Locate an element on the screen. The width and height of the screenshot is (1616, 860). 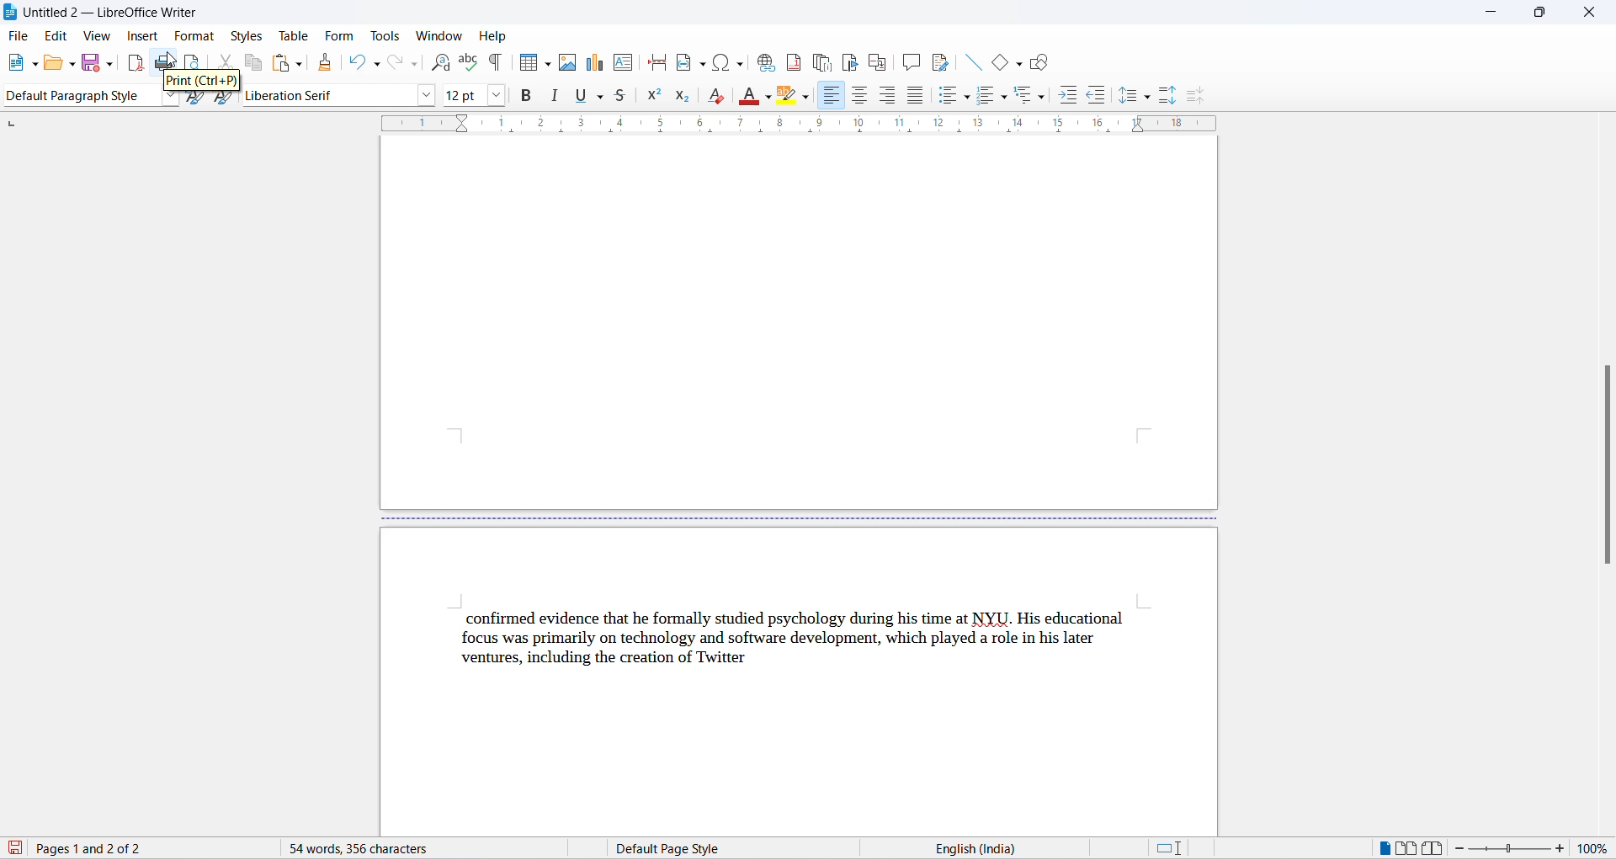
decrease paragraph space is located at coordinates (1200, 96).